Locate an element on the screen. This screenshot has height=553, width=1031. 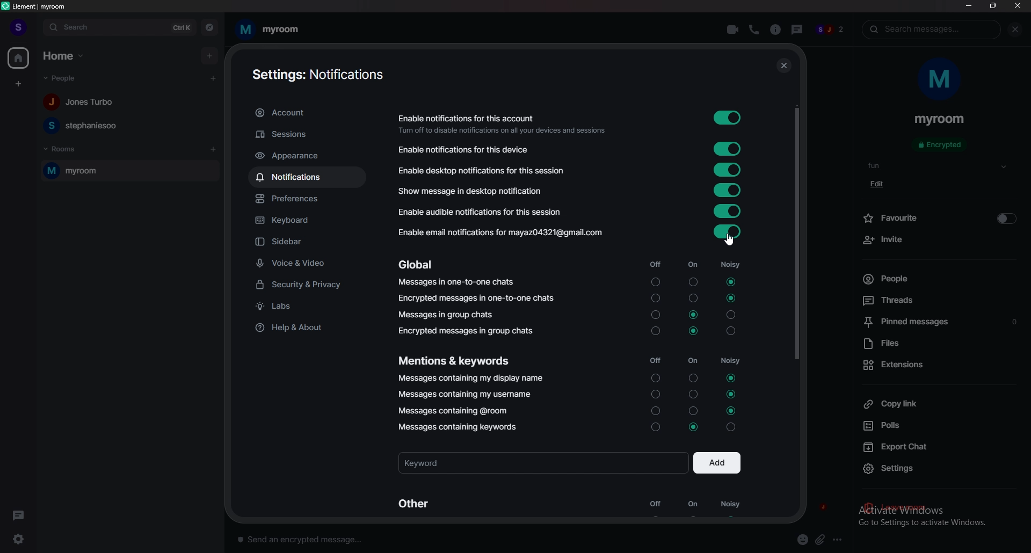
preferences is located at coordinates (310, 200).